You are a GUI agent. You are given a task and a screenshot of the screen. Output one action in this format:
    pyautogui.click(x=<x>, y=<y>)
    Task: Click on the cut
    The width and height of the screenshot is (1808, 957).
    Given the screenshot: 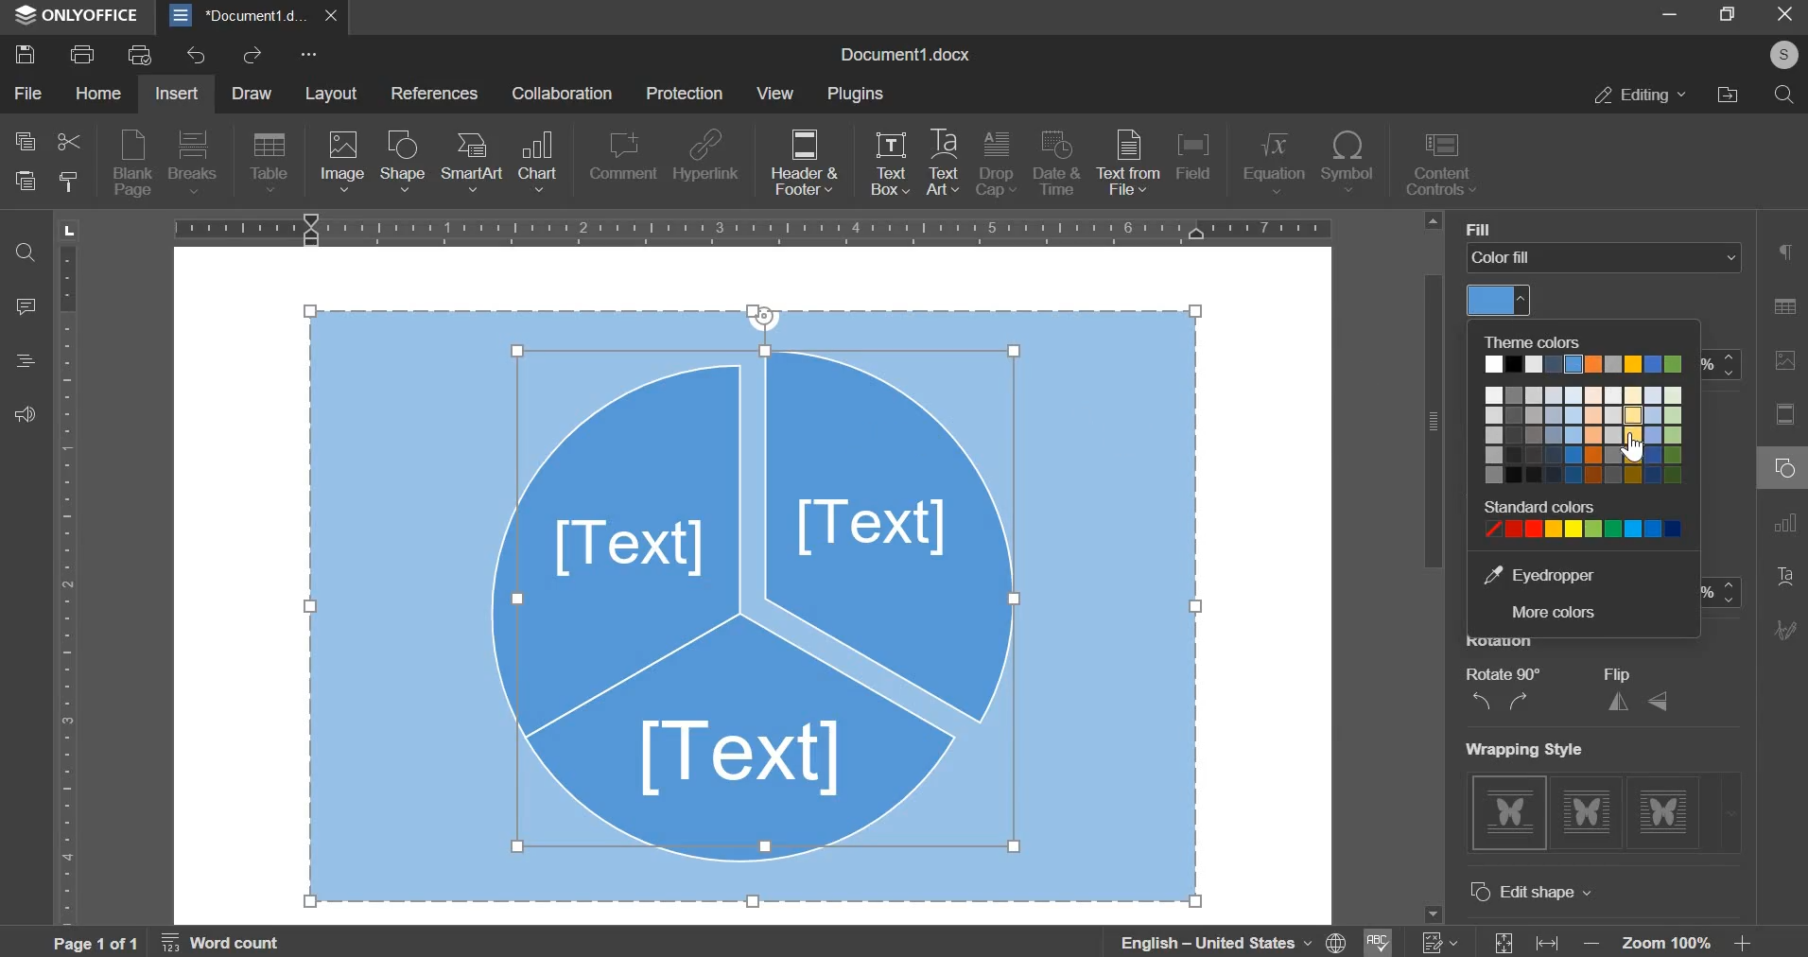 What is the action you would take?
    pyautogui.click(x=69, y=145)
    